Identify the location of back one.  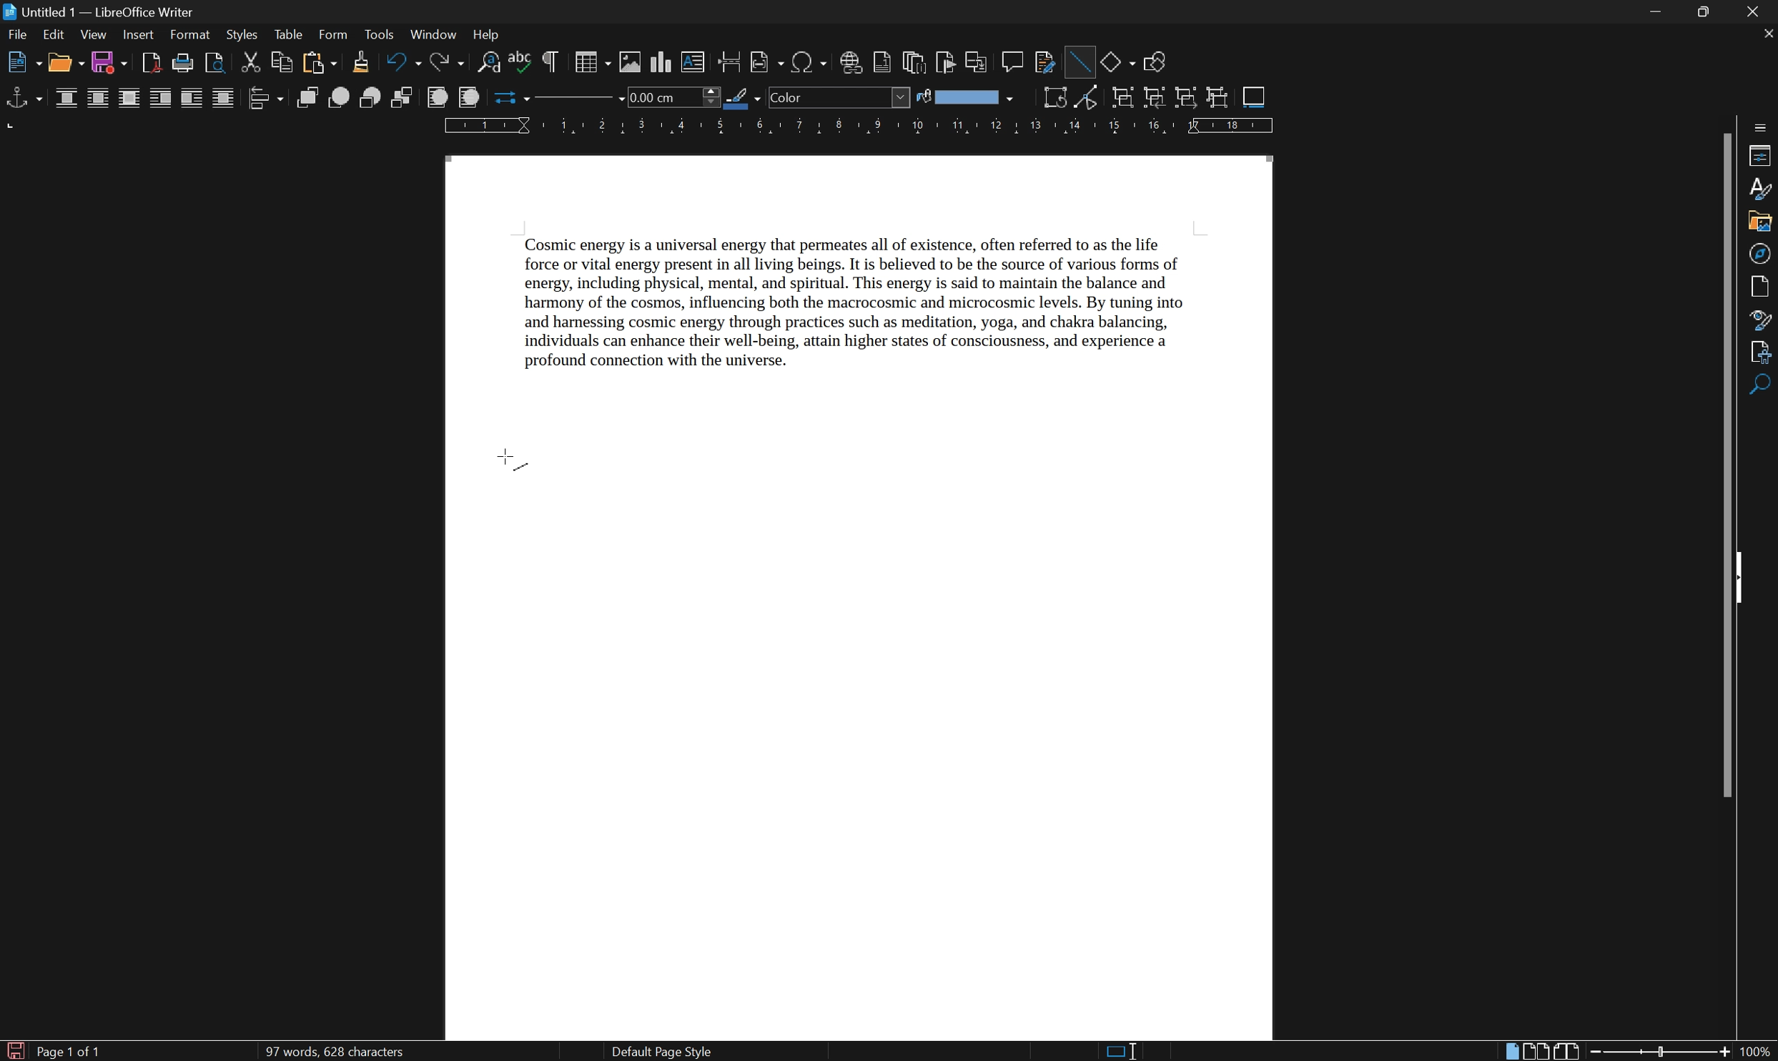
(372, 98).